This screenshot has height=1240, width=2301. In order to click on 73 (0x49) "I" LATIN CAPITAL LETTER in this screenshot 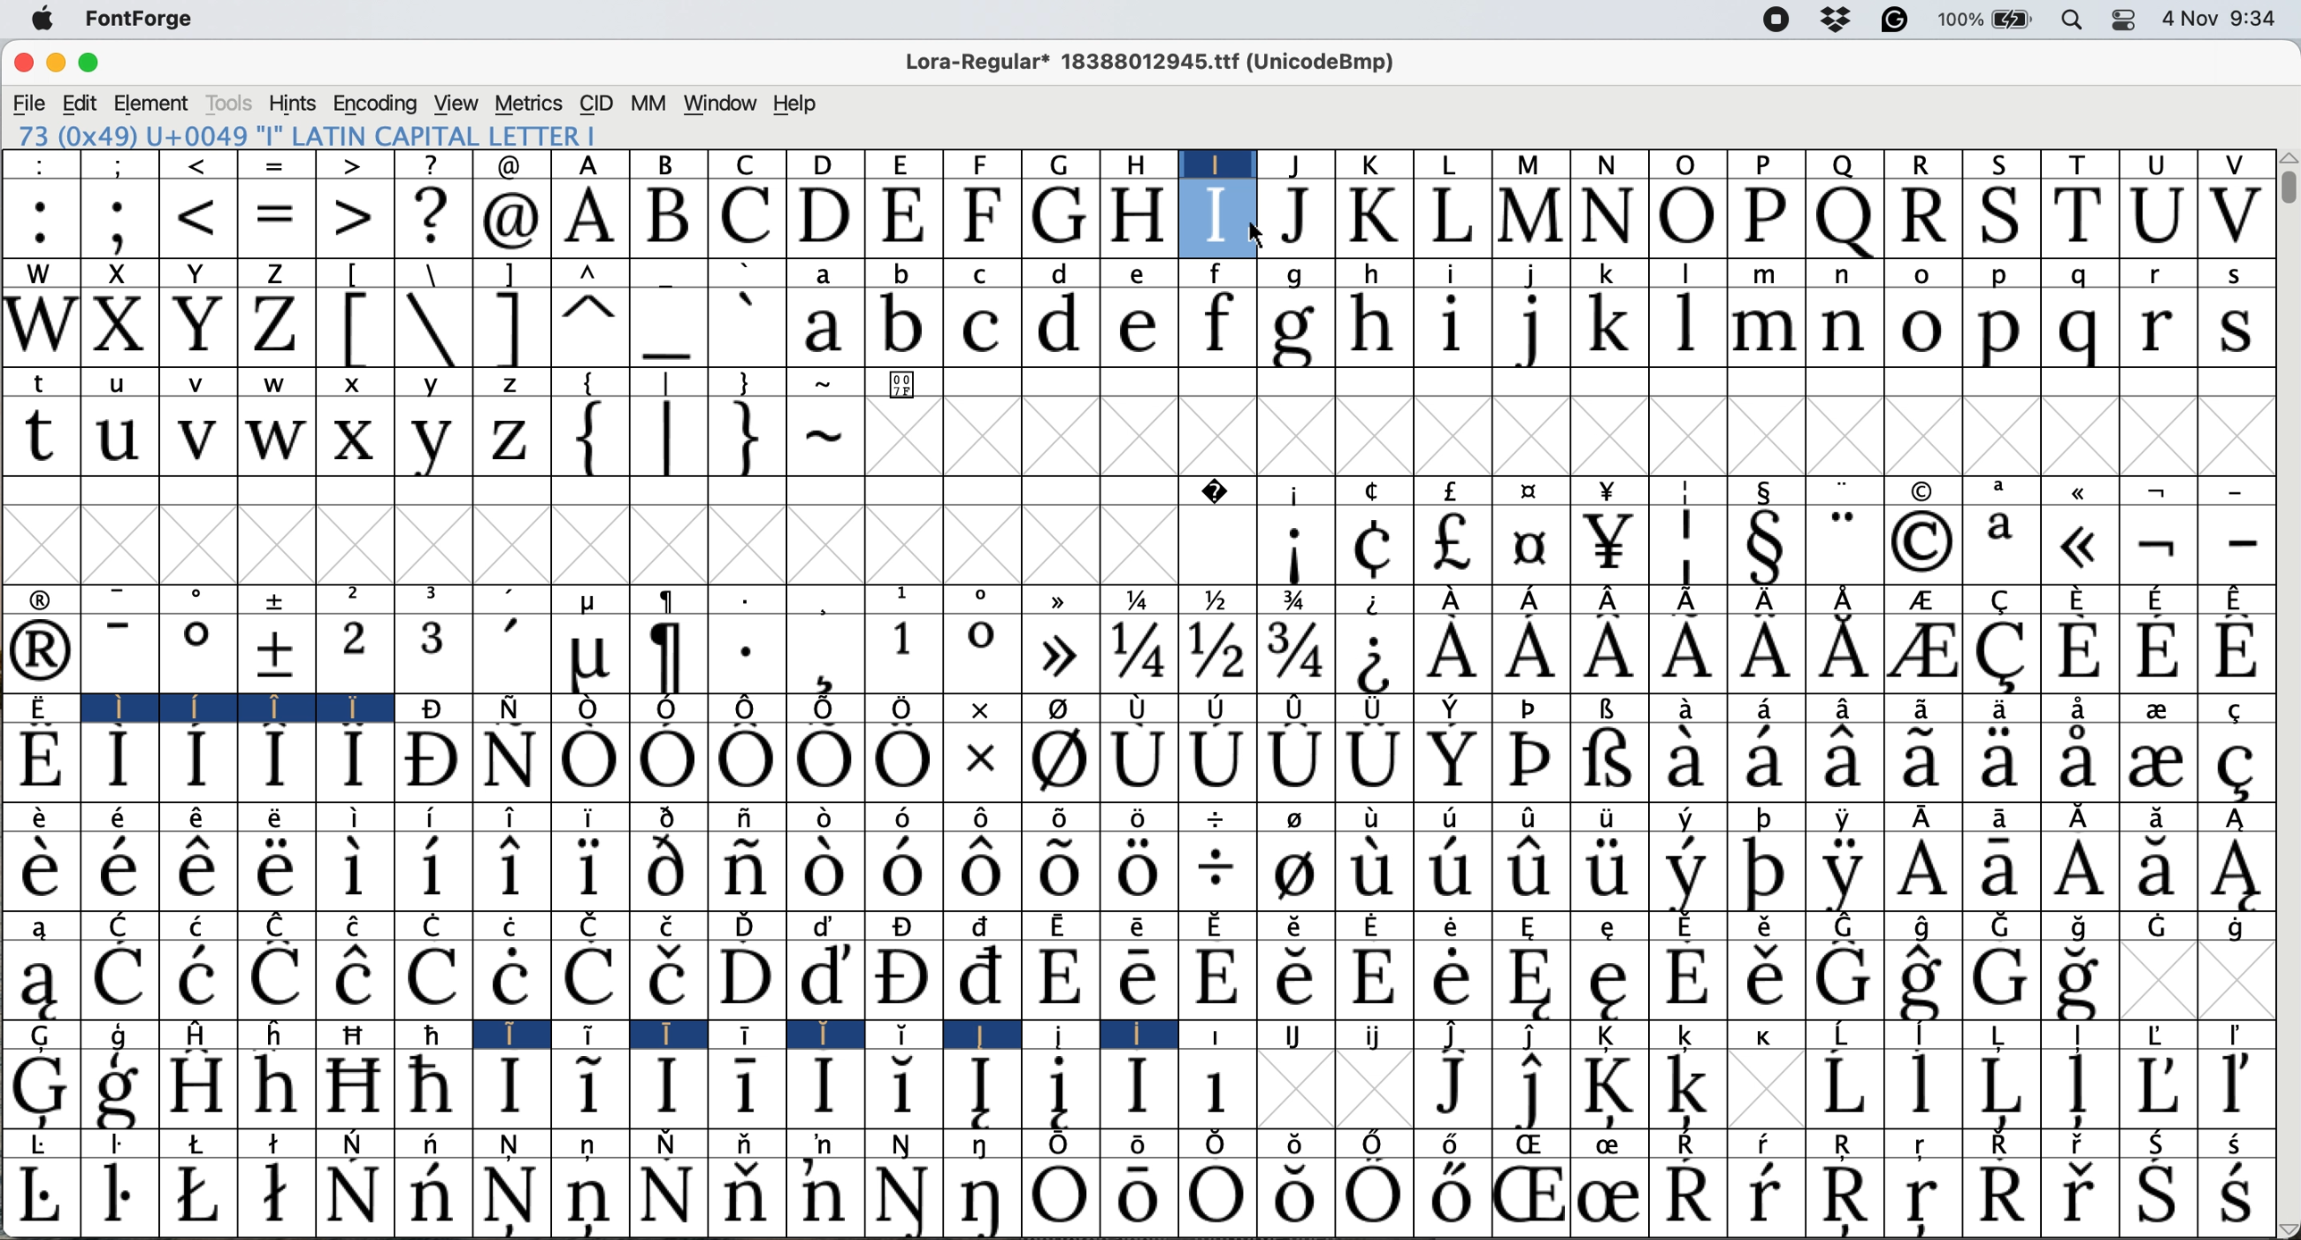, I will do `click(332, 136)`.